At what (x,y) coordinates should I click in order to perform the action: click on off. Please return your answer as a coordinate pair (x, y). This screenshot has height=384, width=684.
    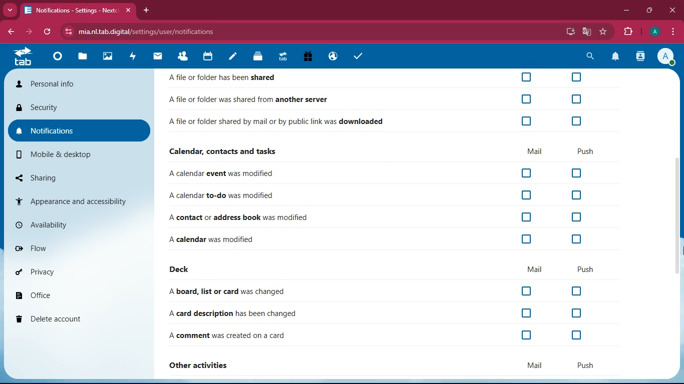
    Looking at the image, I should click on (576, 216).